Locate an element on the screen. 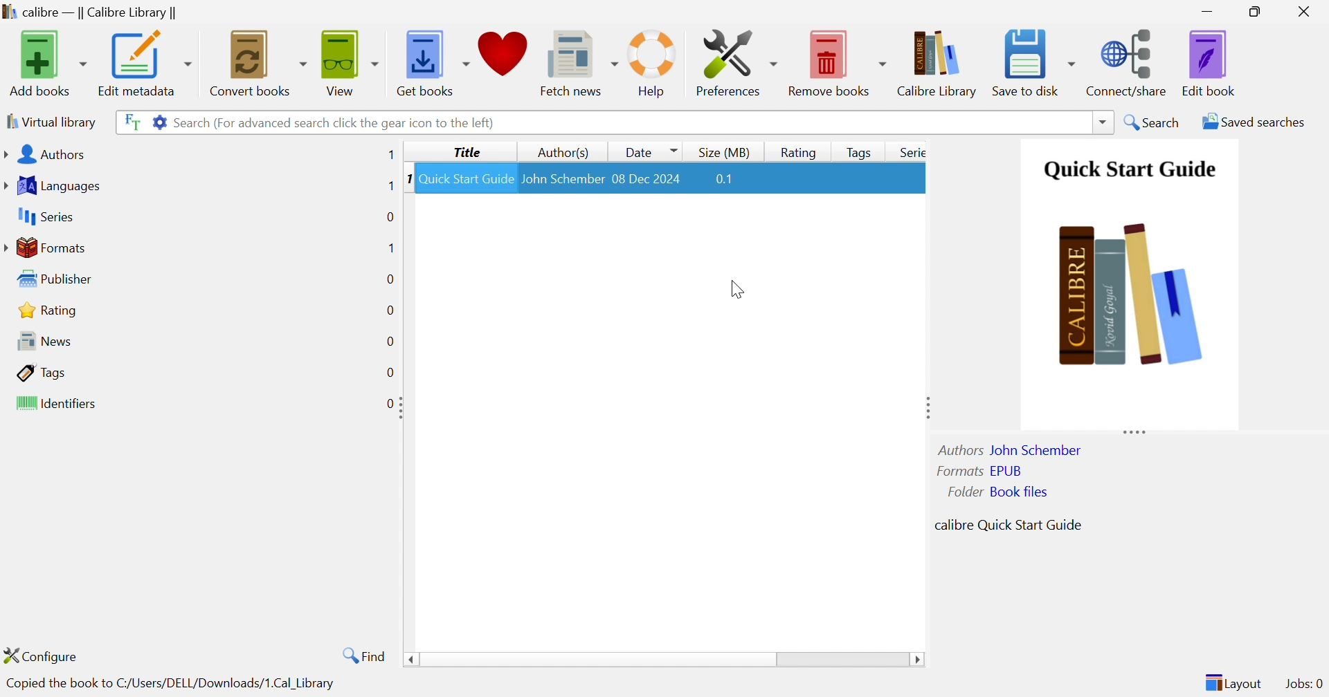 This screenshot has height=697, width=1329. Title is located at coordinates (465, 153).